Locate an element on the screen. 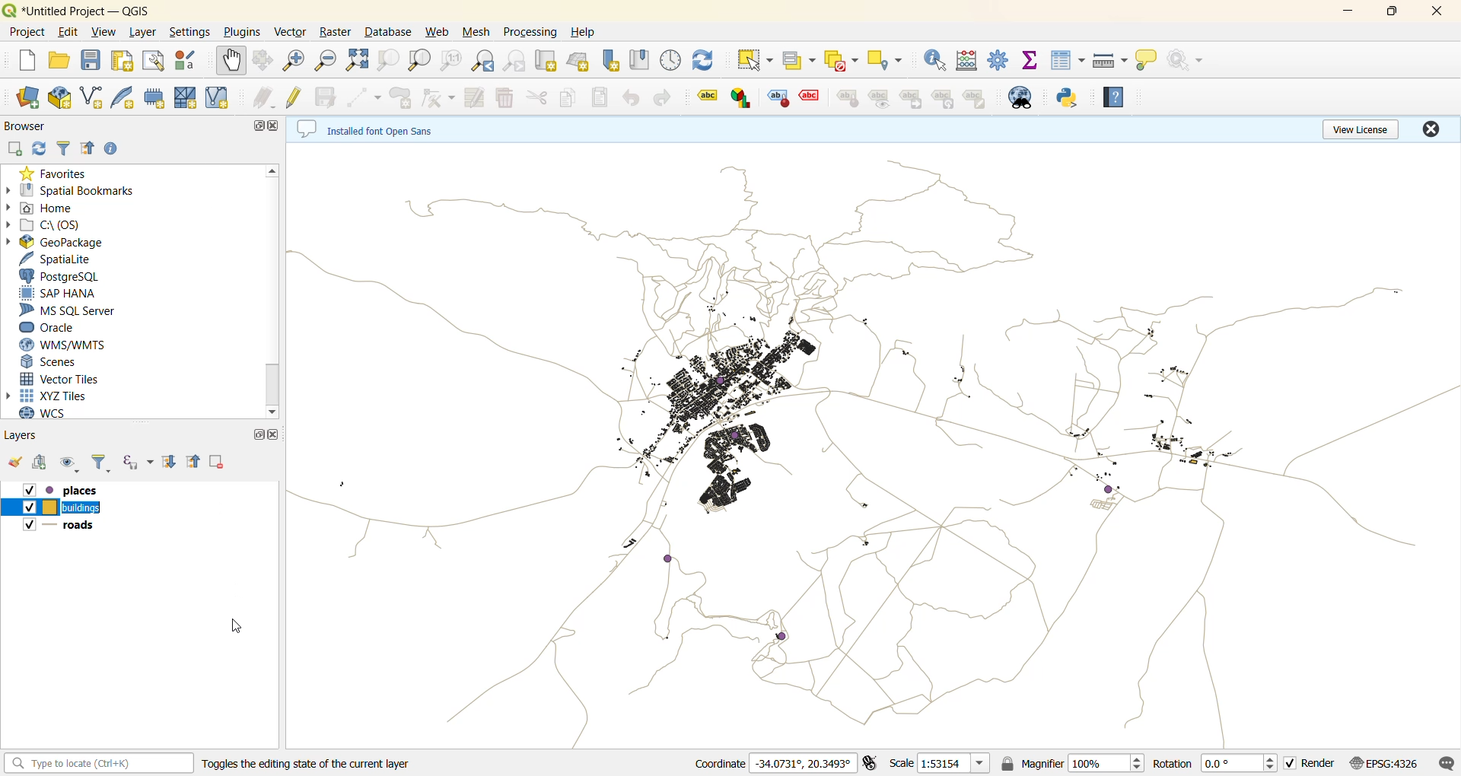  home is located at coordinates (54, 208).